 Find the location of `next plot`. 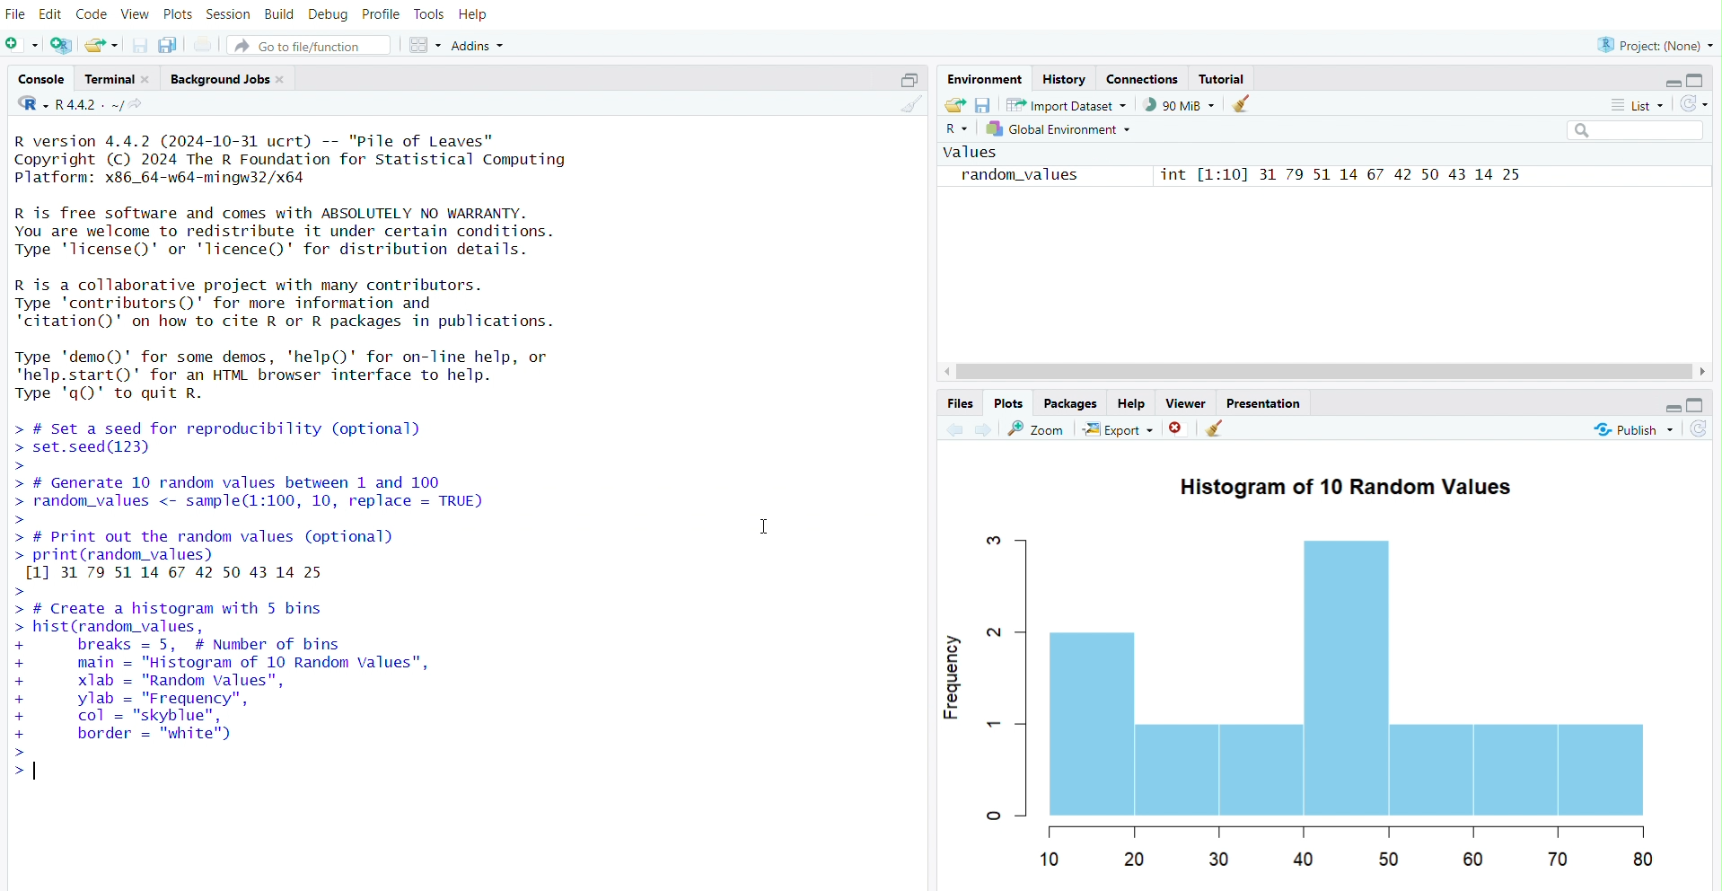

next plot is located at coordinates (982, 430).